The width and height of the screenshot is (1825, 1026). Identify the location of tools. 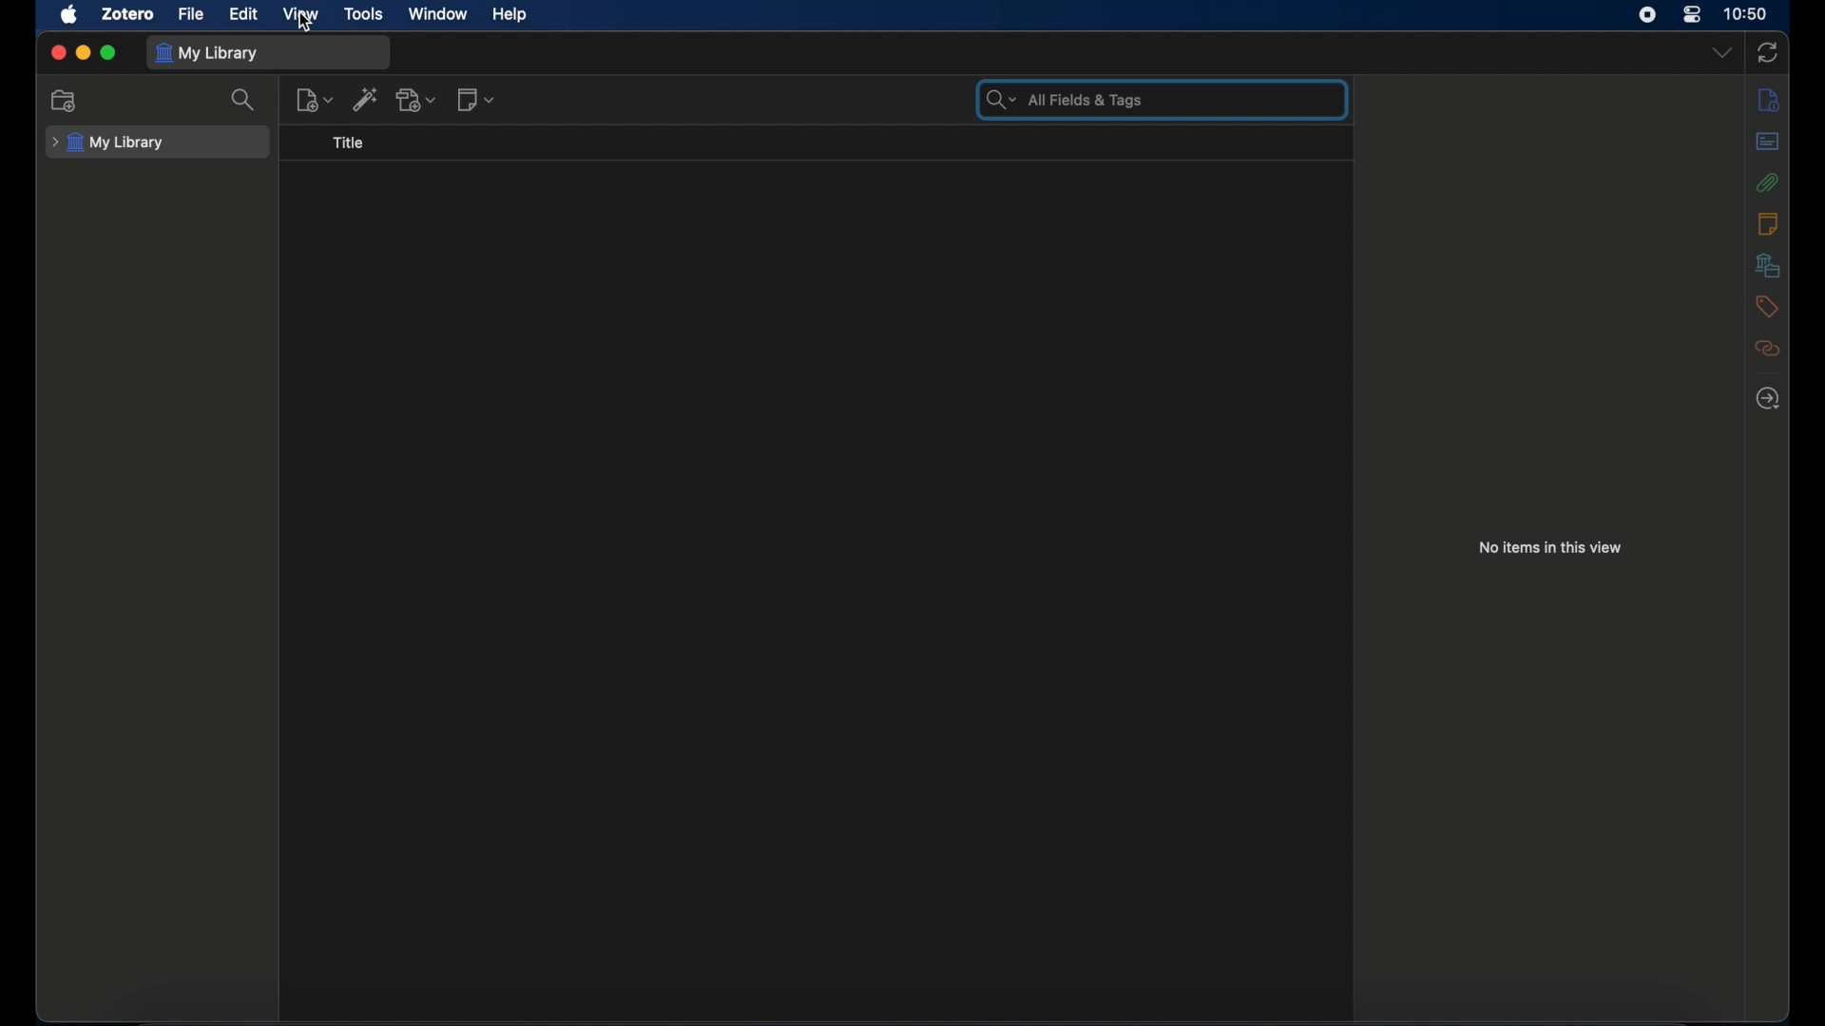
(363, 15).